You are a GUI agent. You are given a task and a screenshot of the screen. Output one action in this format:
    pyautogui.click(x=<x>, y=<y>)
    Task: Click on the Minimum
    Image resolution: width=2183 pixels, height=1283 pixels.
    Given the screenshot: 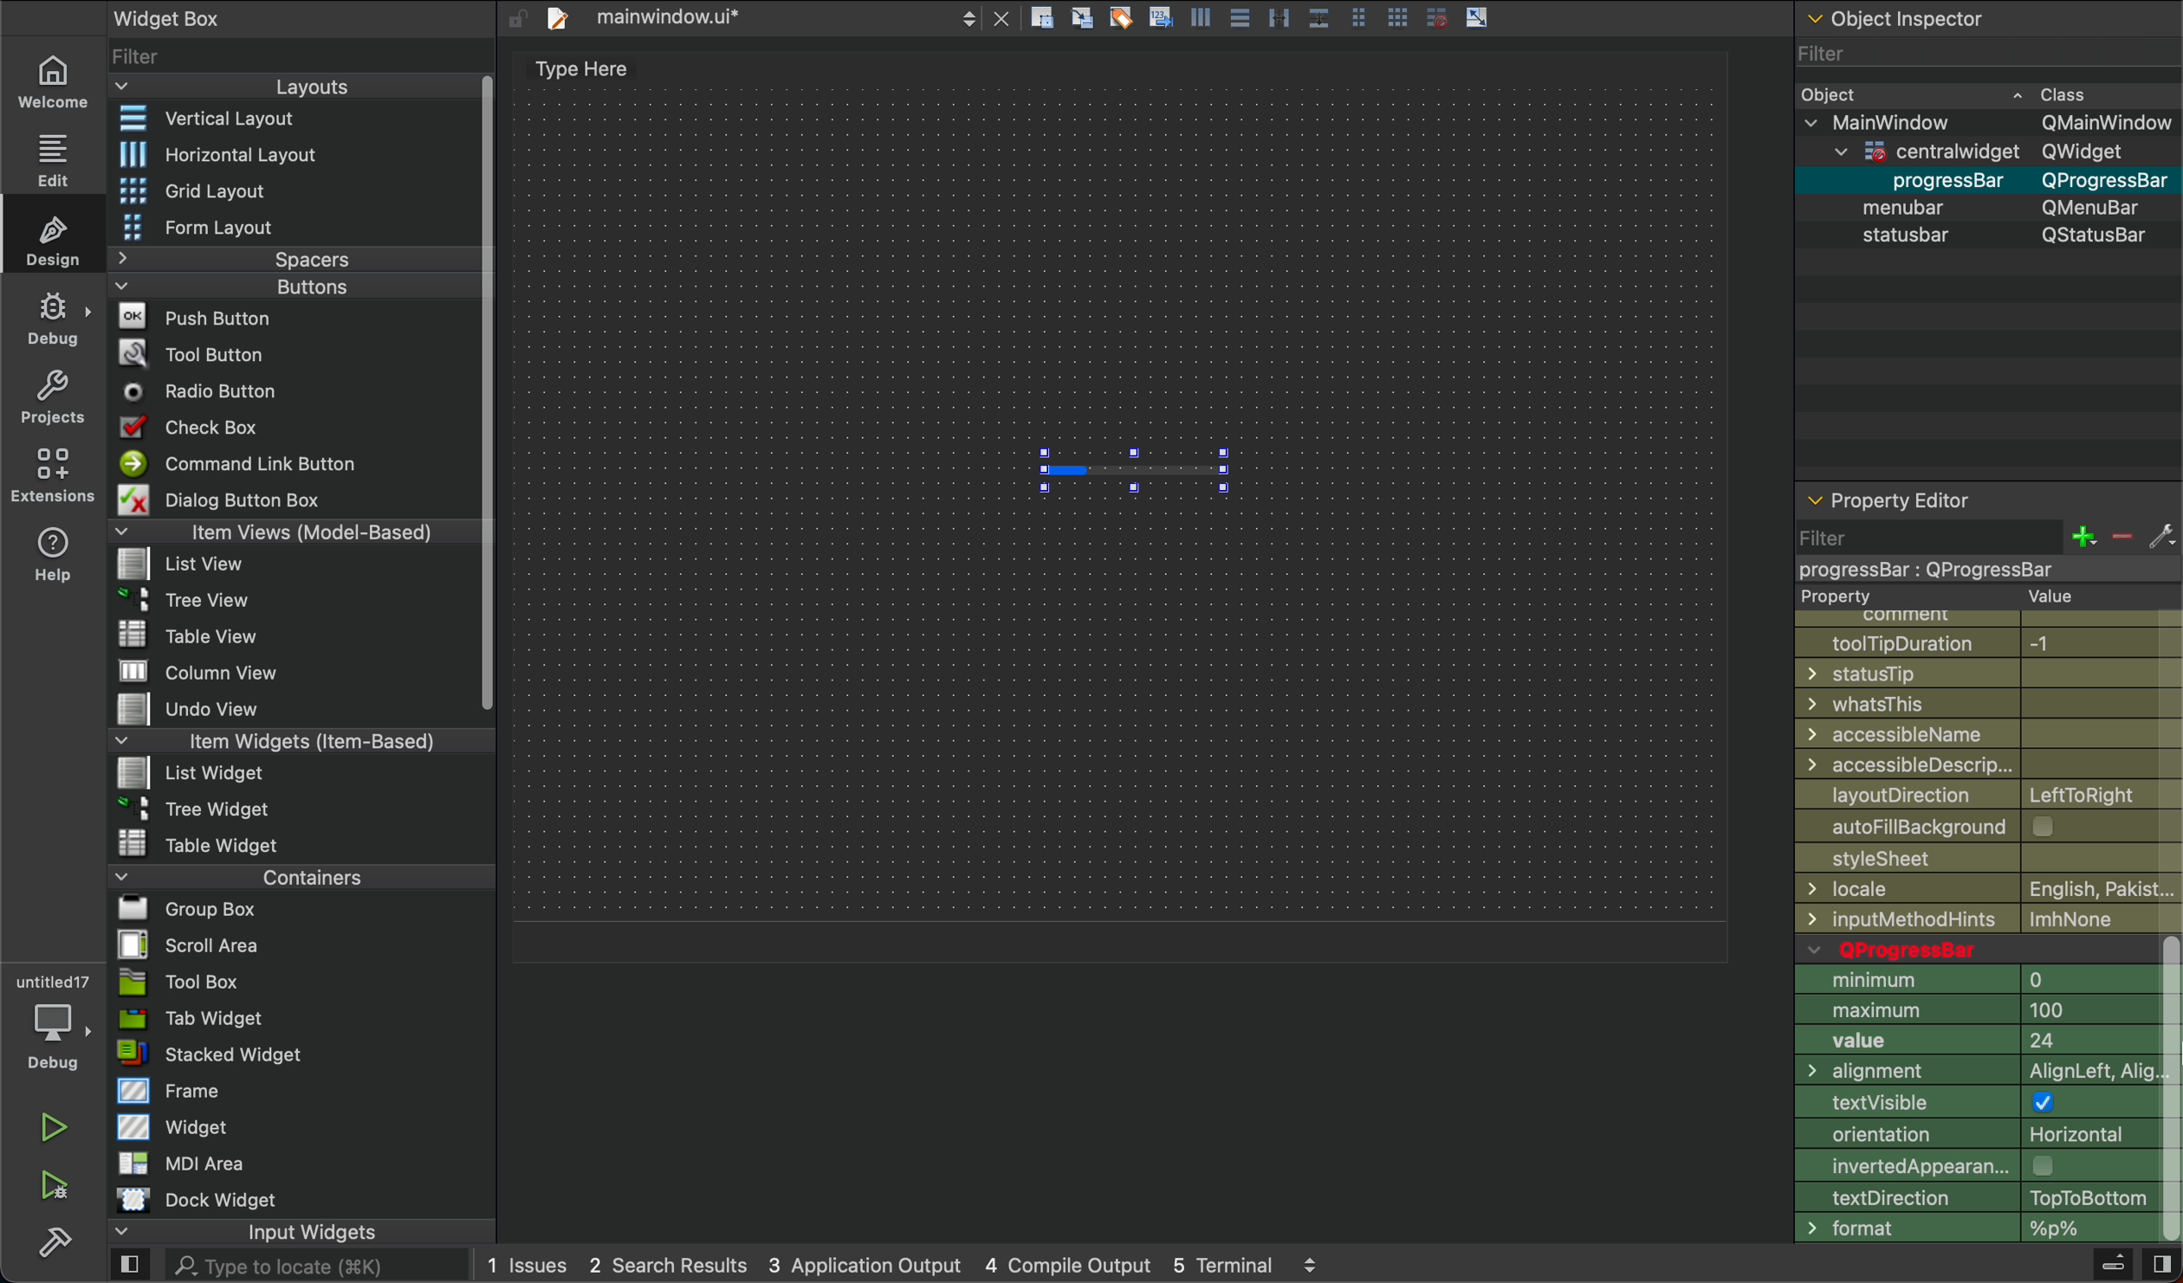 What is the action you would take?
    pyautogui.click(x=1979, y=980)
    